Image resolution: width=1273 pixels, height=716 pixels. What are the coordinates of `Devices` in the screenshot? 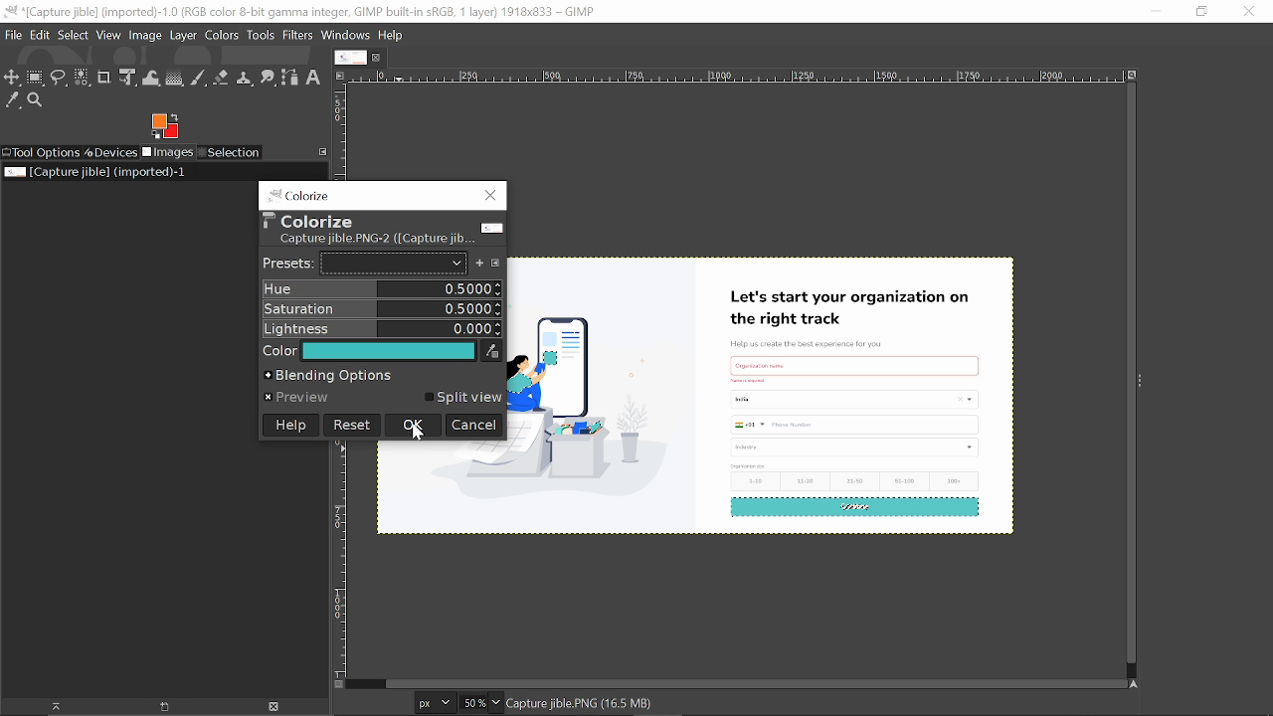 It's located at (110, 153).